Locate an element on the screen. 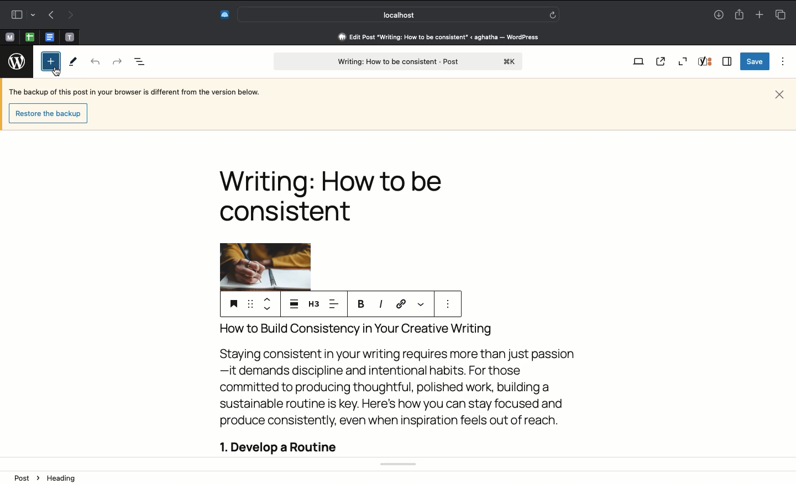 This screenshot has width=796, height=484. Image is located at coordinates (60, 477).